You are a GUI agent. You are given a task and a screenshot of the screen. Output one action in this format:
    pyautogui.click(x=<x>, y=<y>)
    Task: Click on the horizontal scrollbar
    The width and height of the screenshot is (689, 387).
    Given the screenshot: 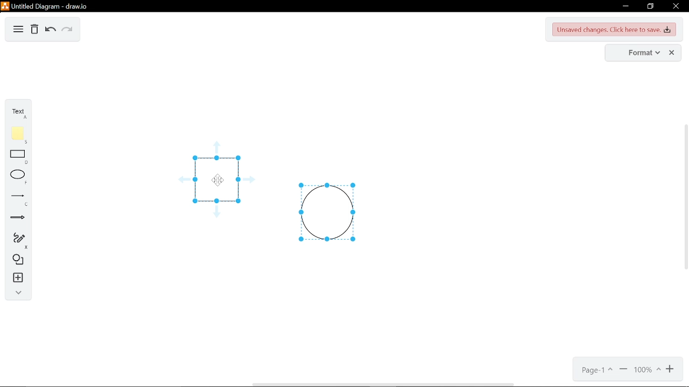 What is the action you would take?
    pyautogui.click(x=384, y=384)
    